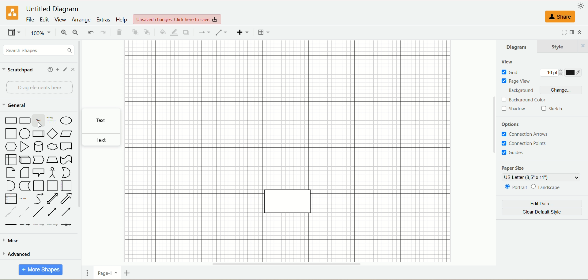 This screenshot has width=588, height=280. What do you see at coordinates (531, 143) in the screenshot?
I see `connection points` at bounding box center [531, 143].